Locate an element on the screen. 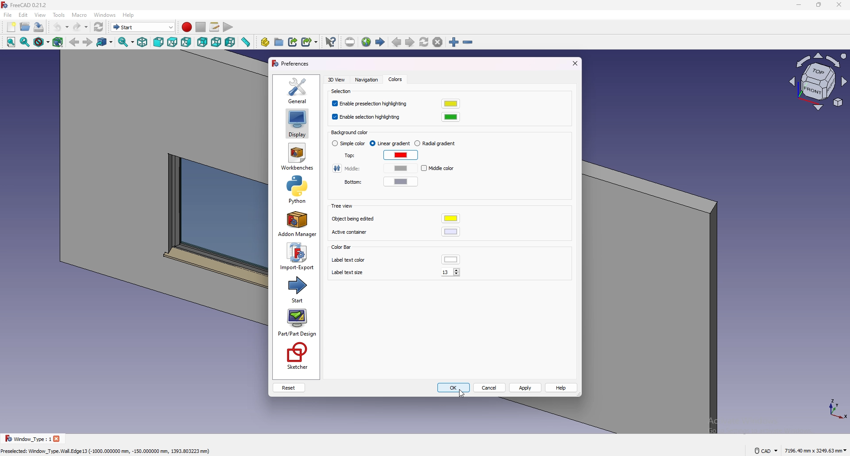 This screenshot has width=850, height=456. macros is located at coordinates (215, 27).